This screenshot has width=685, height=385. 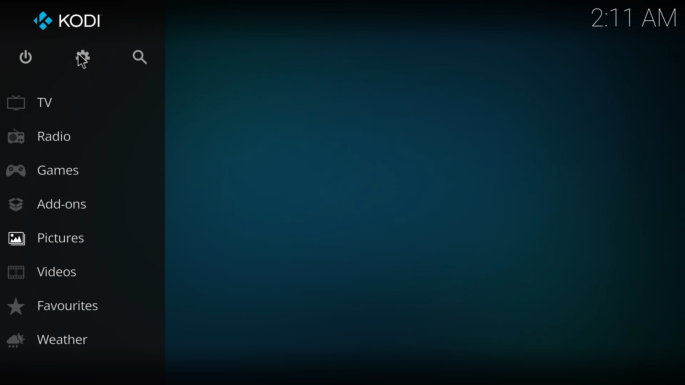 What do you see at coordinates (633, 16) in the screenshot?
I see `time` at bounding box center [633, 16].